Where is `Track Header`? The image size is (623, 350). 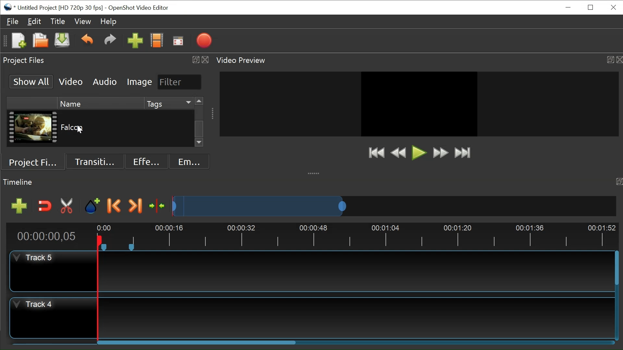 Track Header is located at coordinates (32, 306).